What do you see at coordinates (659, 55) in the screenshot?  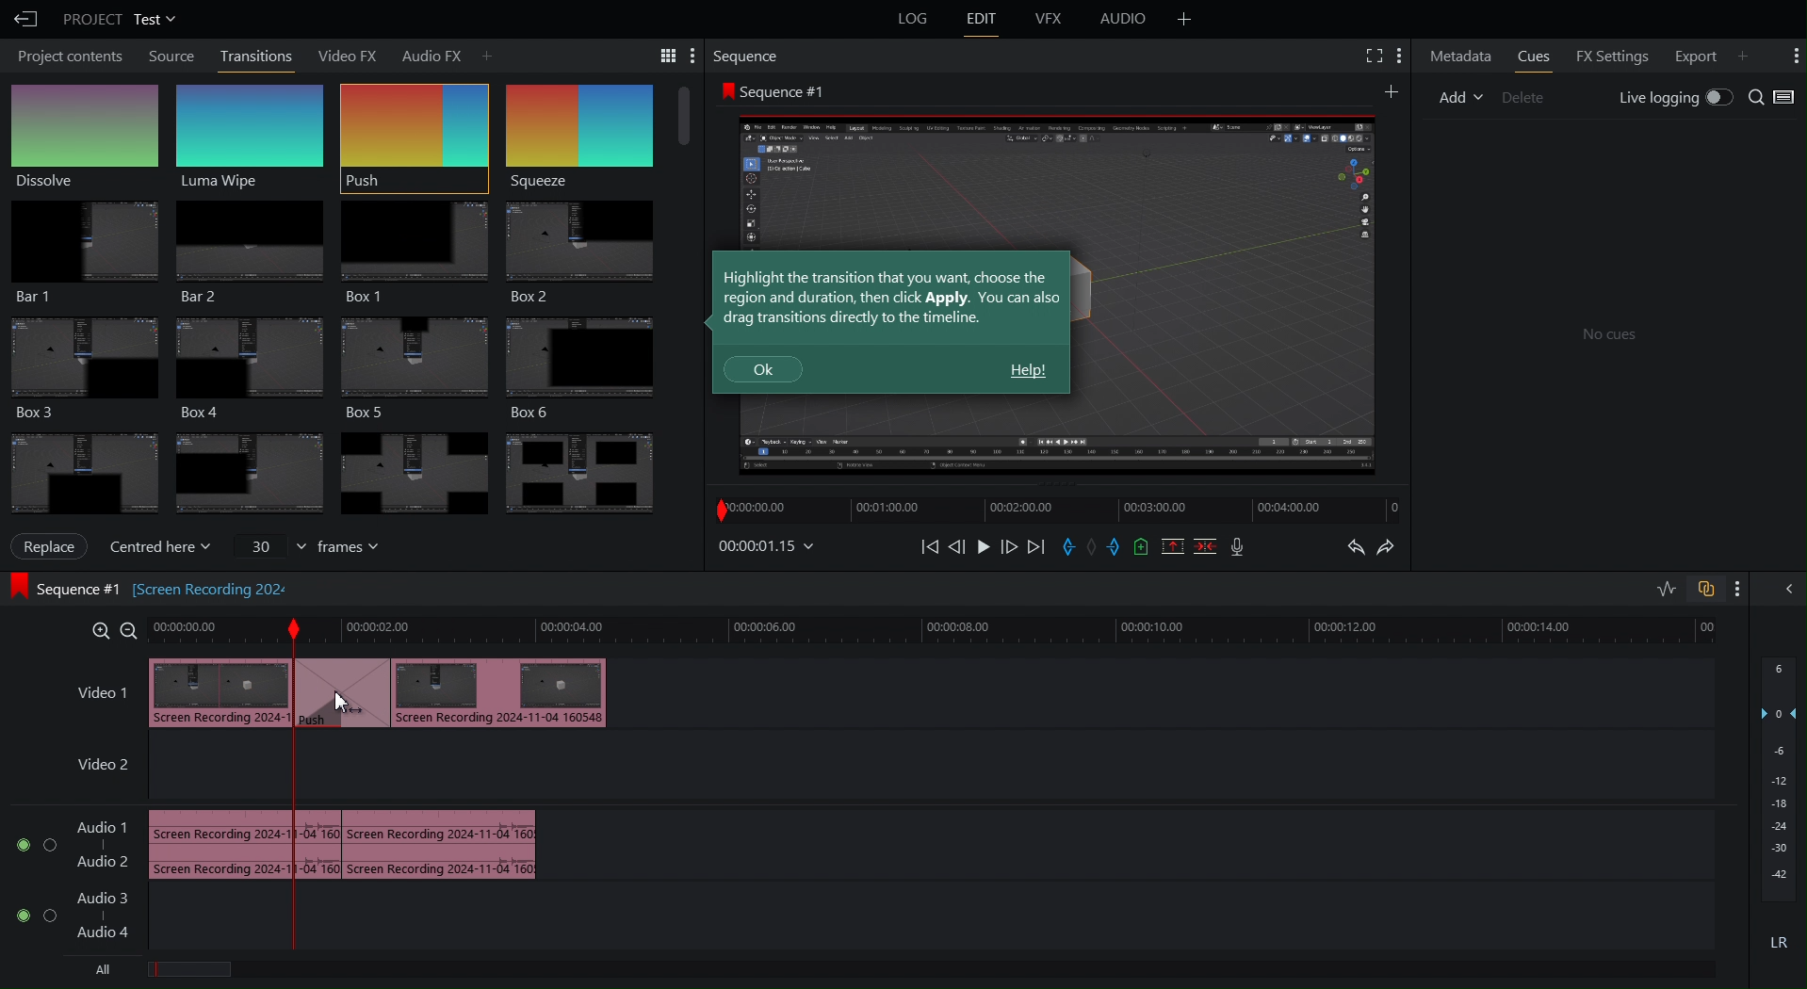 I see `Search Tools` at bounding box center [659, 55].